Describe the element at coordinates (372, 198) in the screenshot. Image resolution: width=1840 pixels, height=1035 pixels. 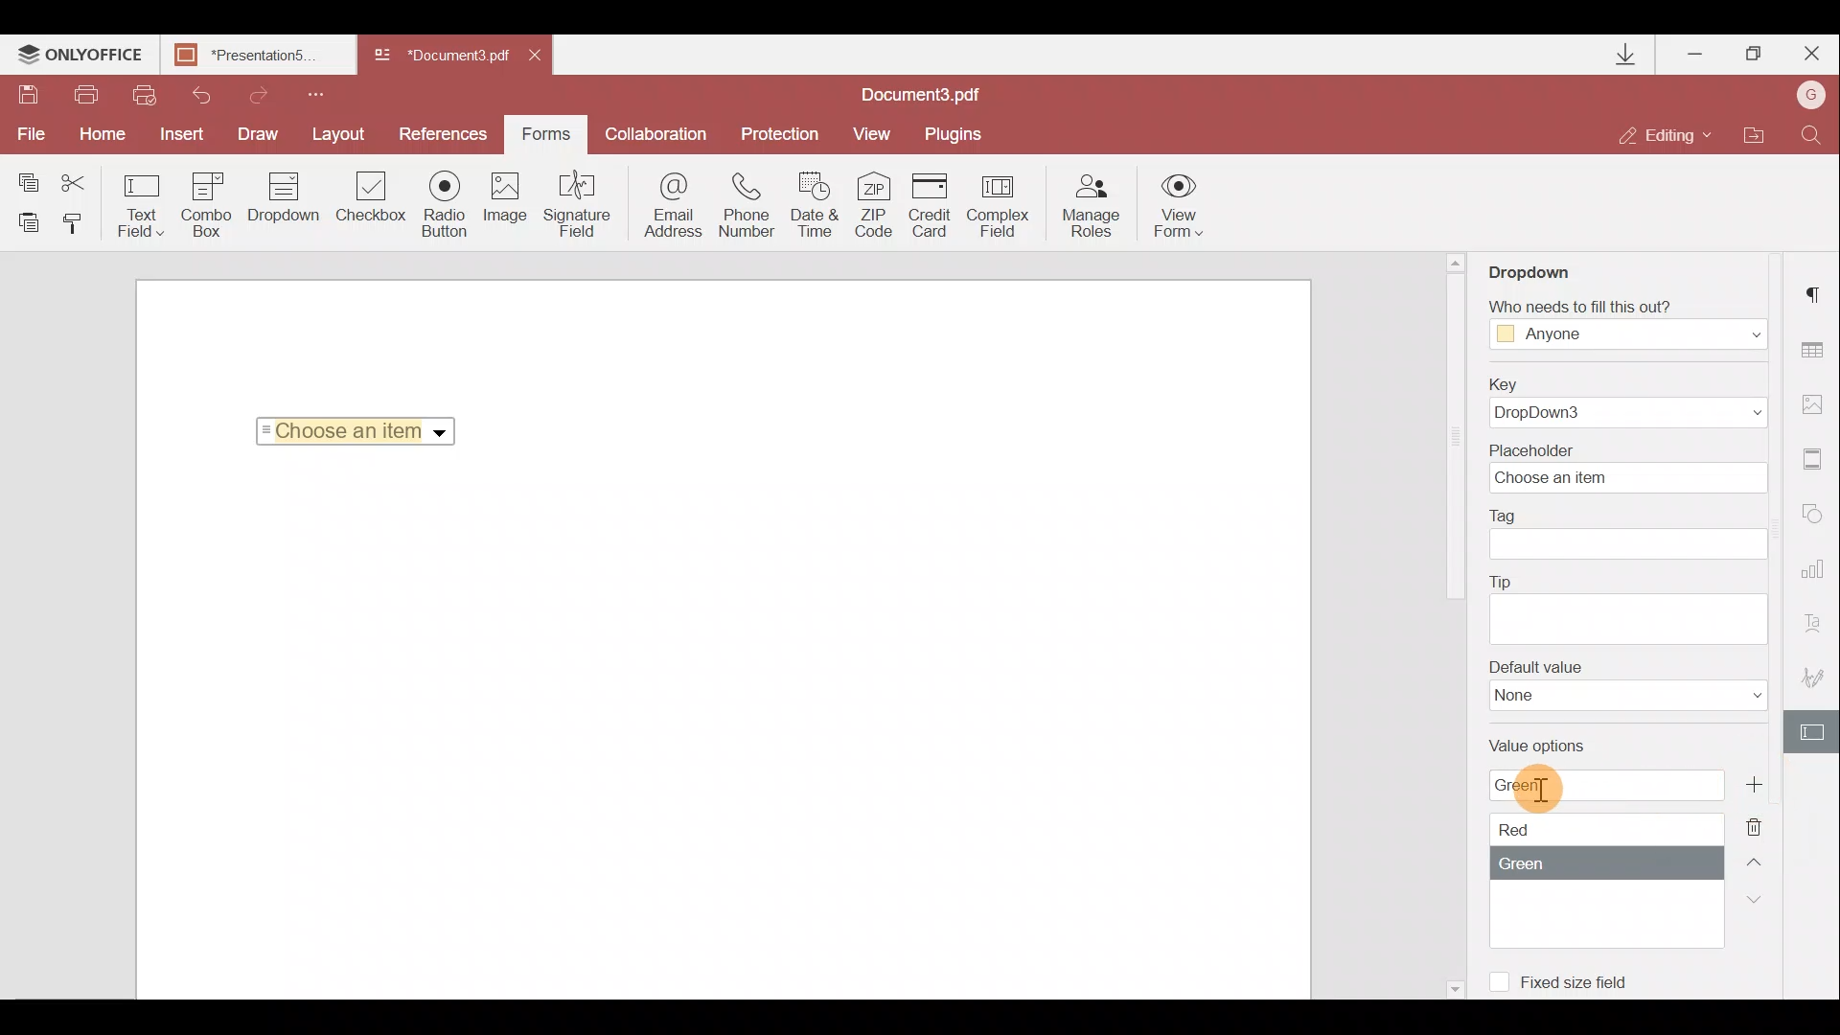
I see `Checkbox` at that location.